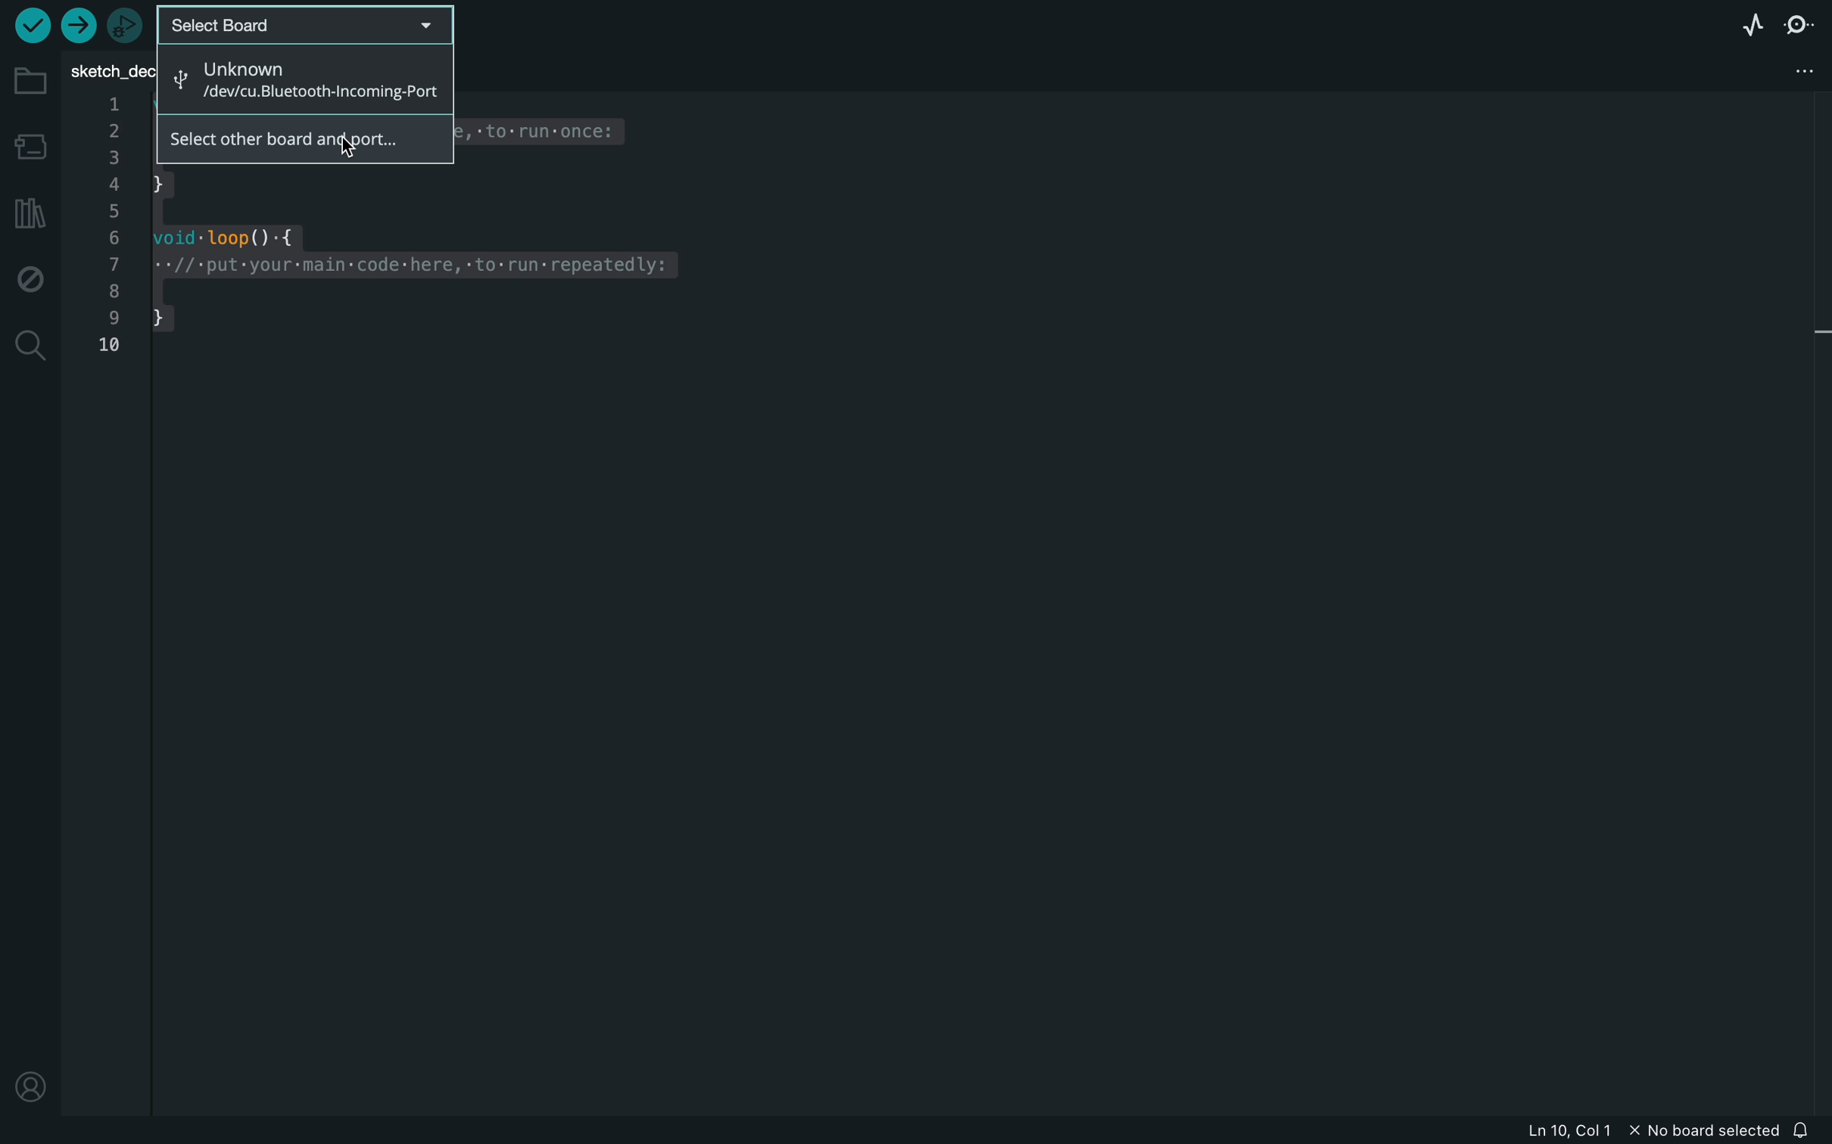  Describe the element at coordinates (357, 137) in the screenshot. I see `cursor` at that location.